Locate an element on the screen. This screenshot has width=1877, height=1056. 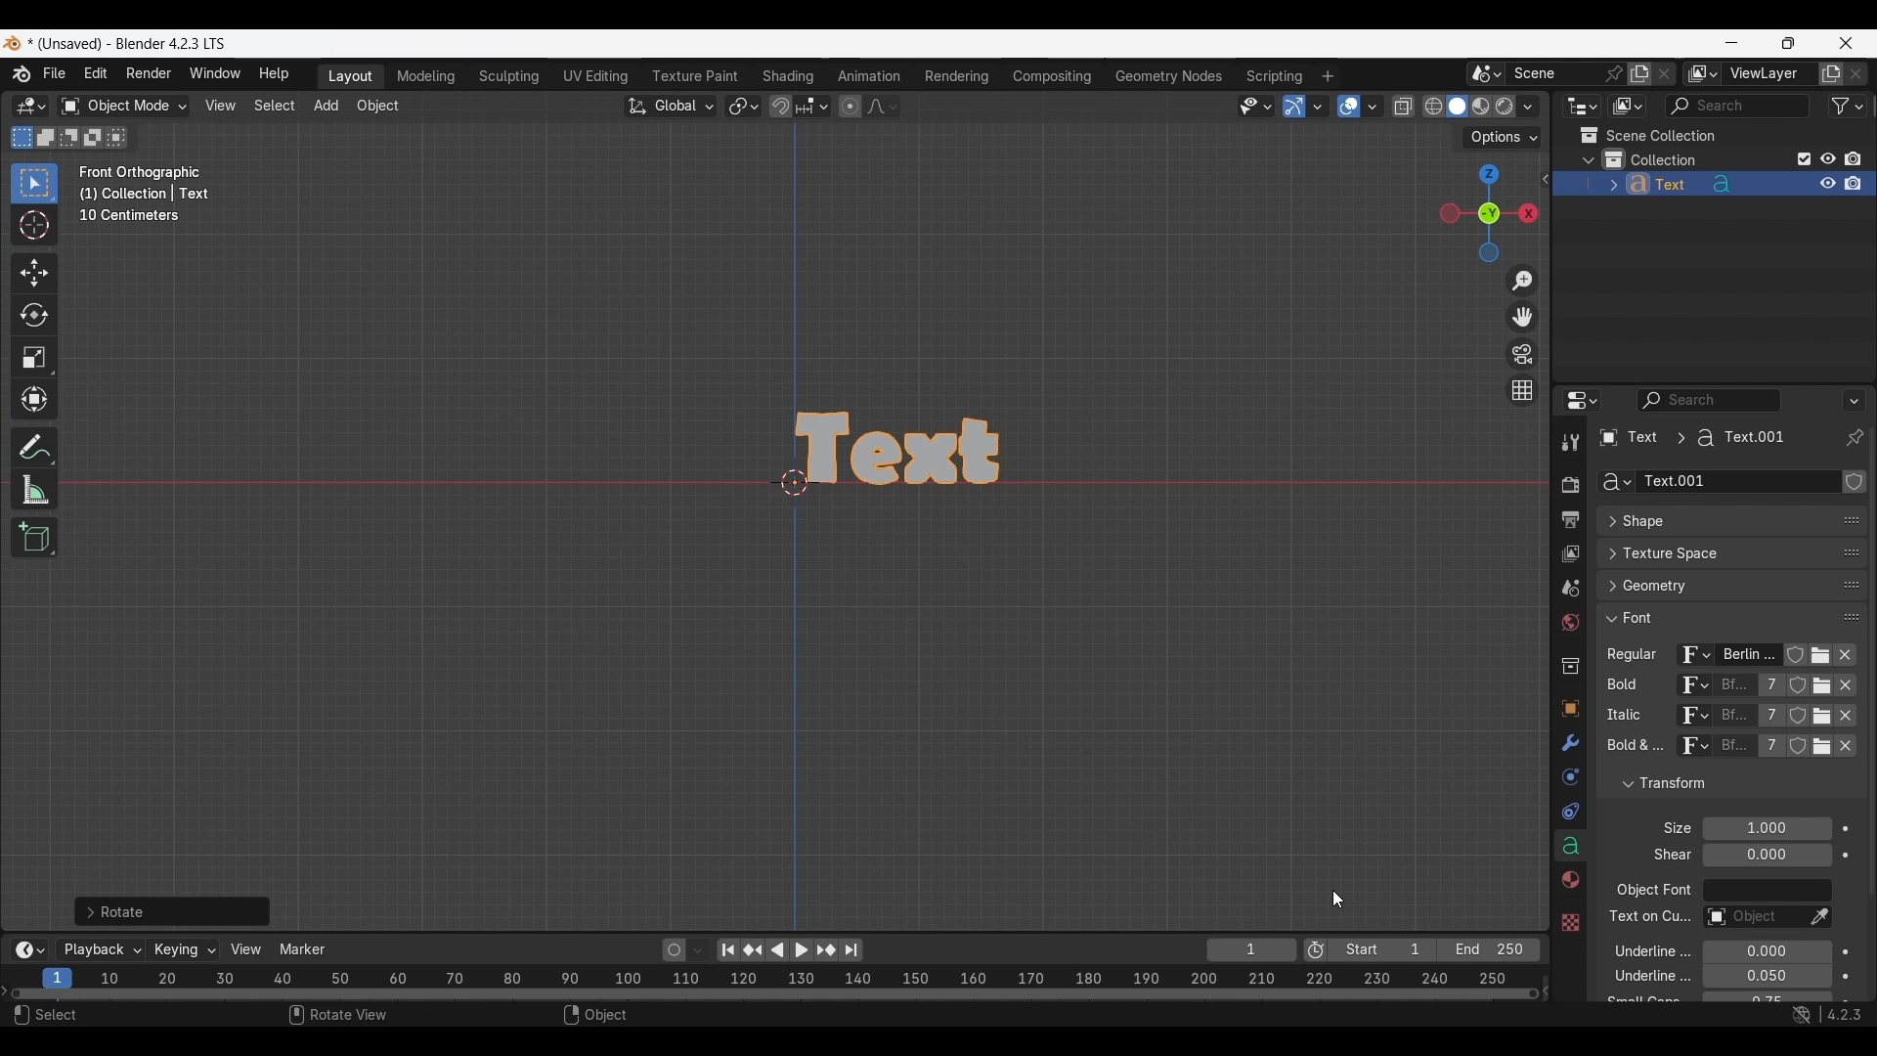
Pathway of current panel changed is located at coordinates (1690, 438).